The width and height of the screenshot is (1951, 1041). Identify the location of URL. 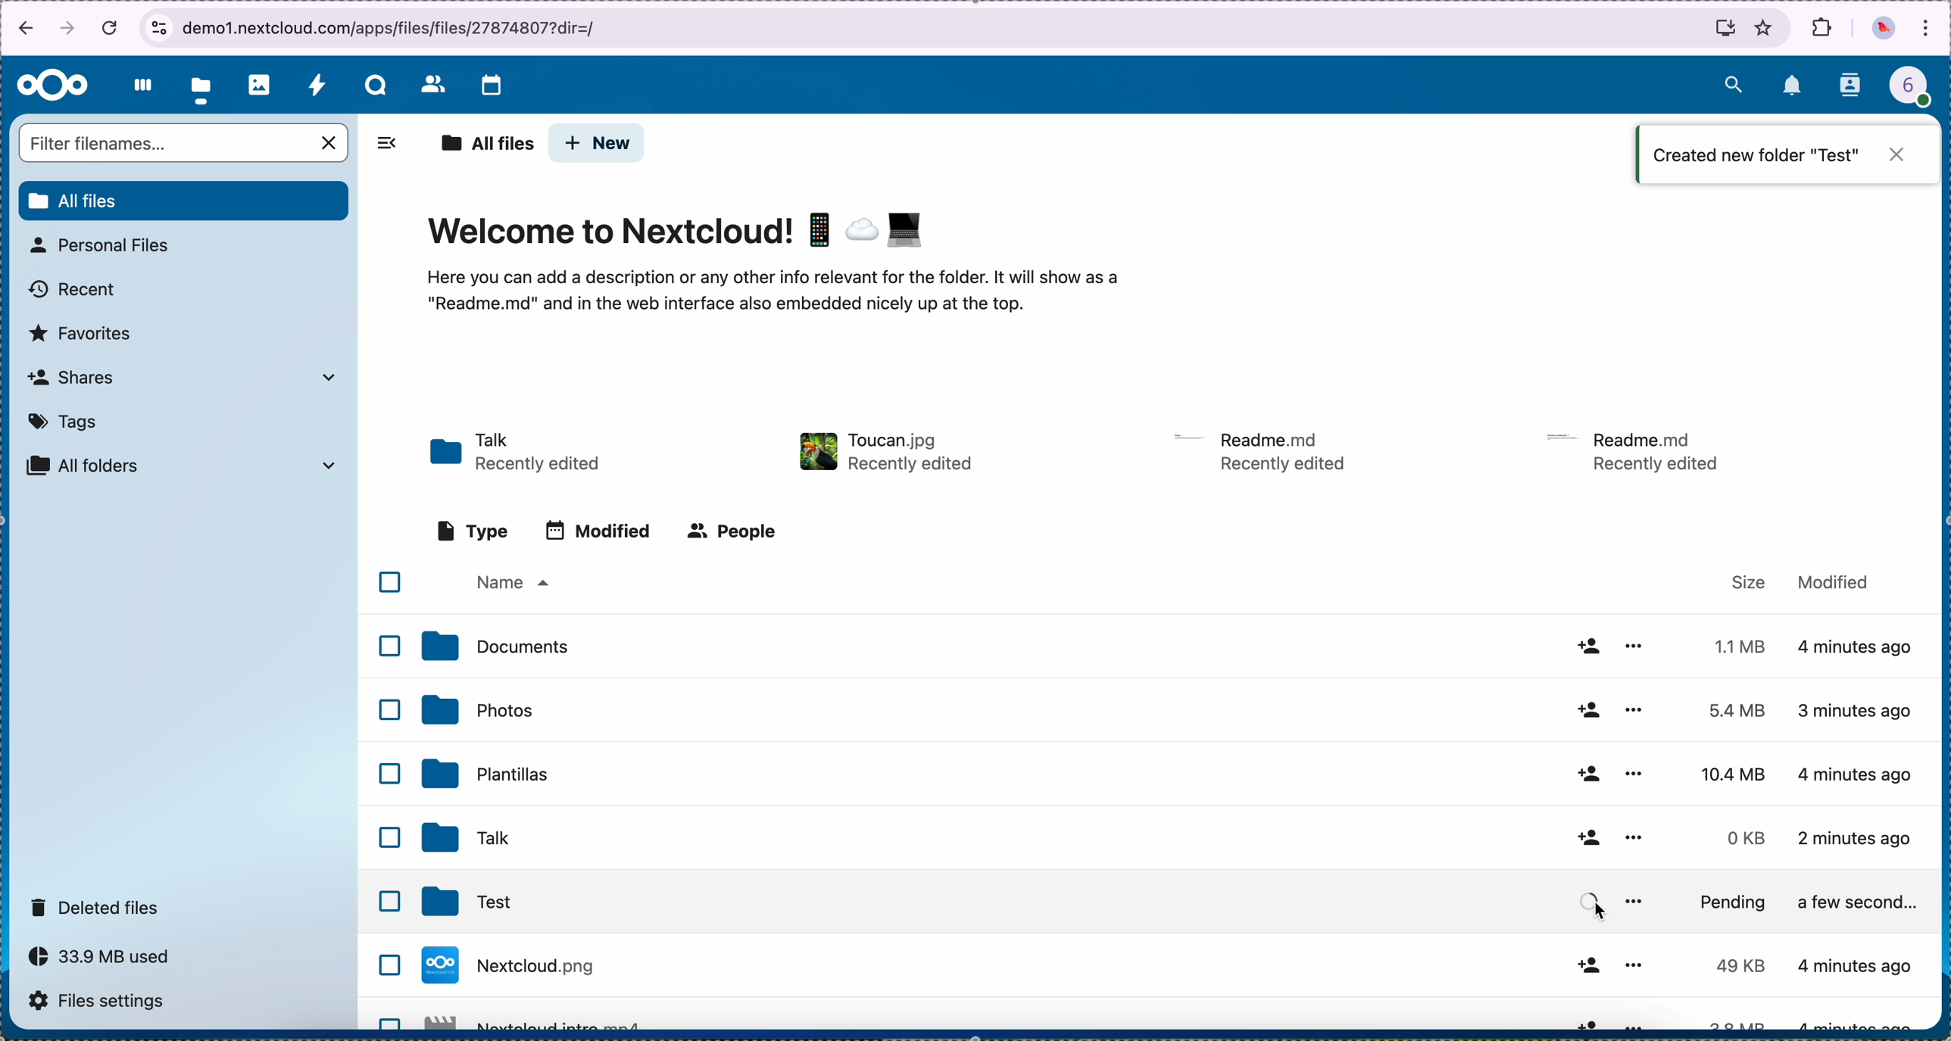
(400, 26).